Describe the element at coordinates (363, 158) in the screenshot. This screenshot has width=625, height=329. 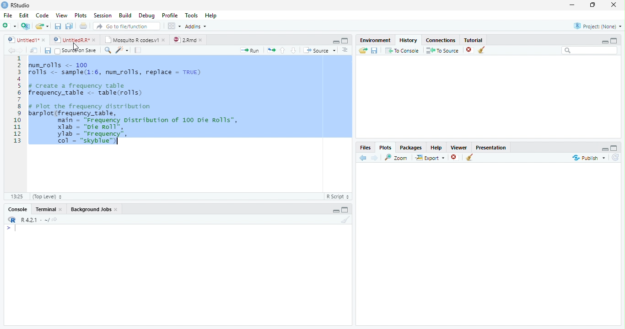
I see `Previous Slot` at that location.